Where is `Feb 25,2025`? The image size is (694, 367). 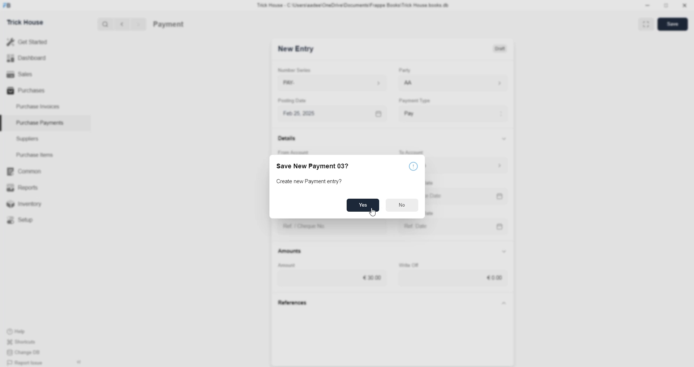 Feb 25,2025 is located at coordinates (307, 113).